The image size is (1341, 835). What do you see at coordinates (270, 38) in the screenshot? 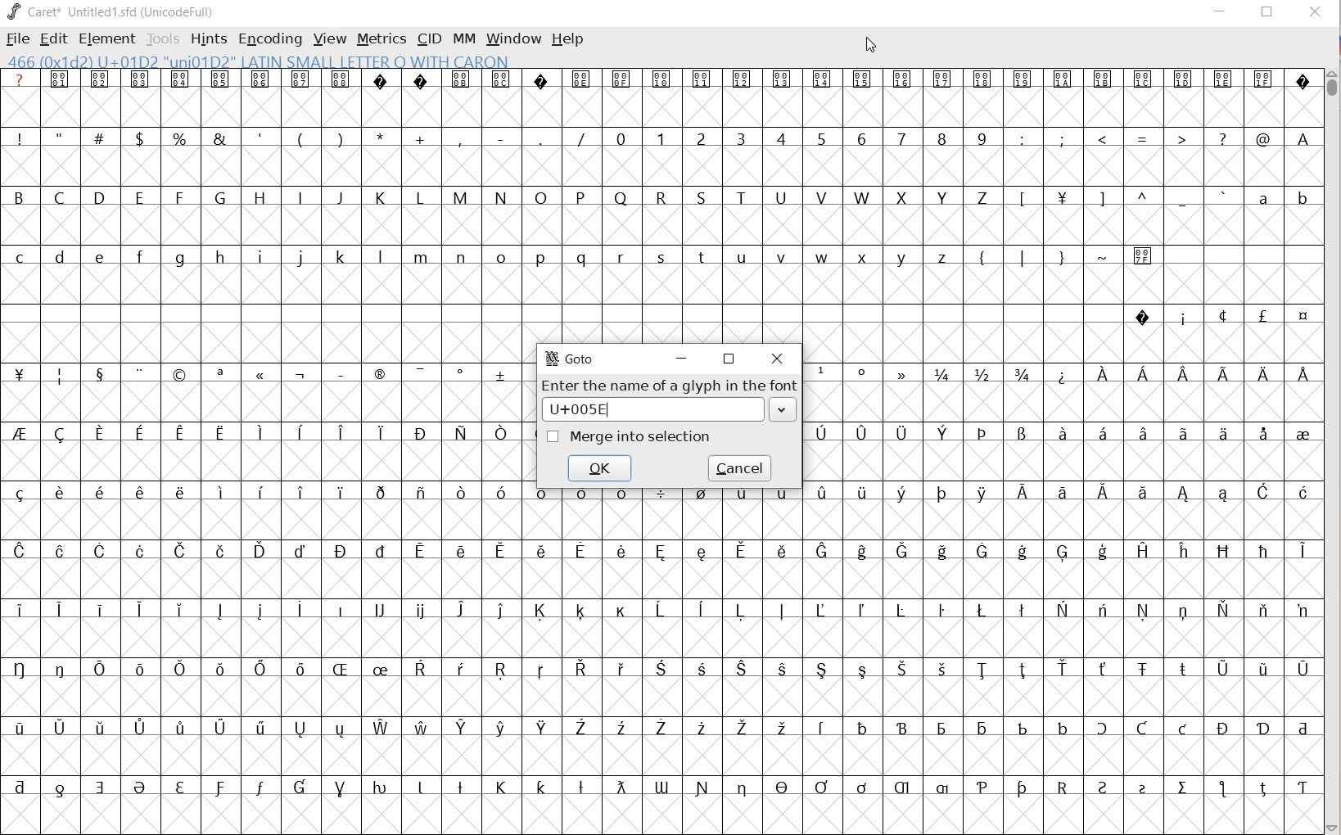
I see `ENCODING` at bounding box center [270, 38].